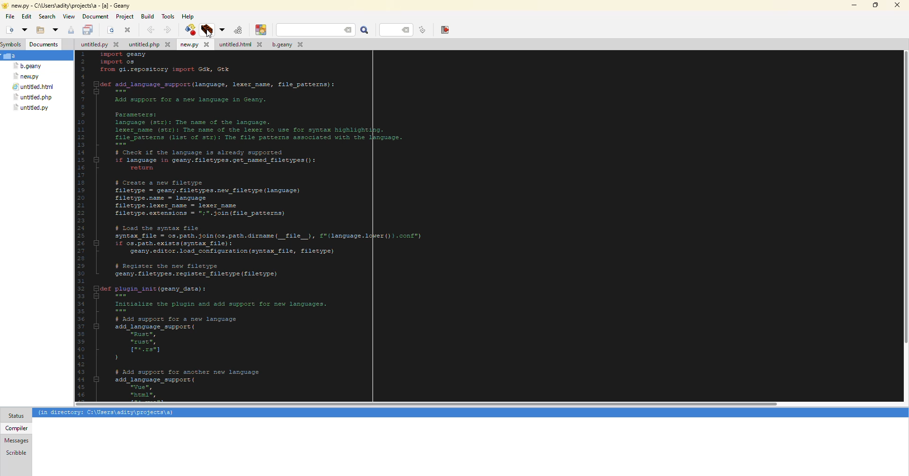 The width and height of the screenshot is (909, 476). Describe the element at coordinates (17, 428) in the screenshot. I see `compiler` at that location.